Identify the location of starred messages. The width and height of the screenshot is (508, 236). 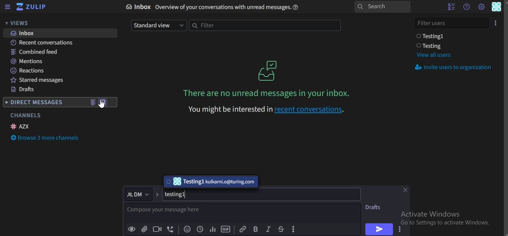
(40, 81).